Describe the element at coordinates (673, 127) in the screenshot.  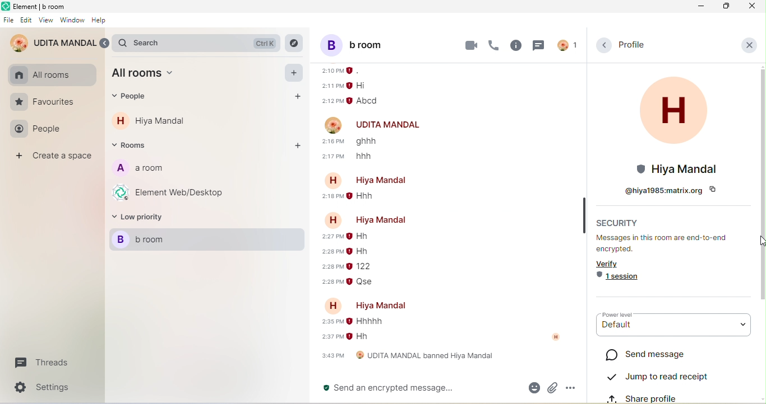
I see `hiya mandal` at that location.